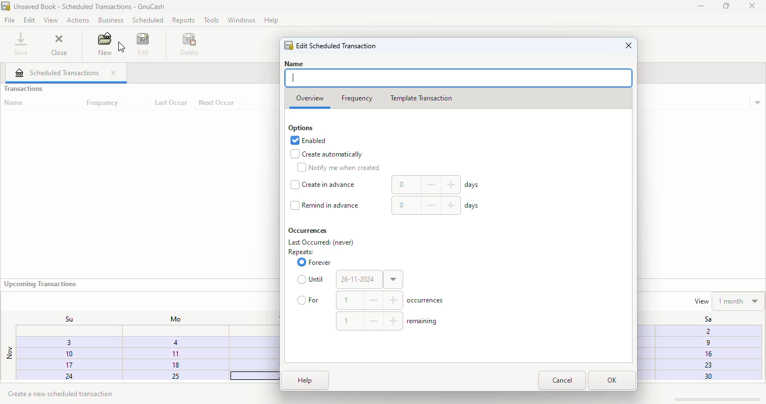 The width and height of the screenshot is (766, 404). Describe the element at coordinates (436, 205) in the screenshot. I see `0 days` at that location.